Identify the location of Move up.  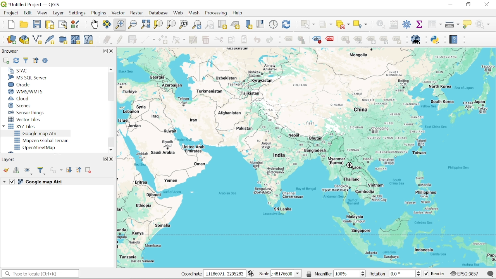
(110, 69).